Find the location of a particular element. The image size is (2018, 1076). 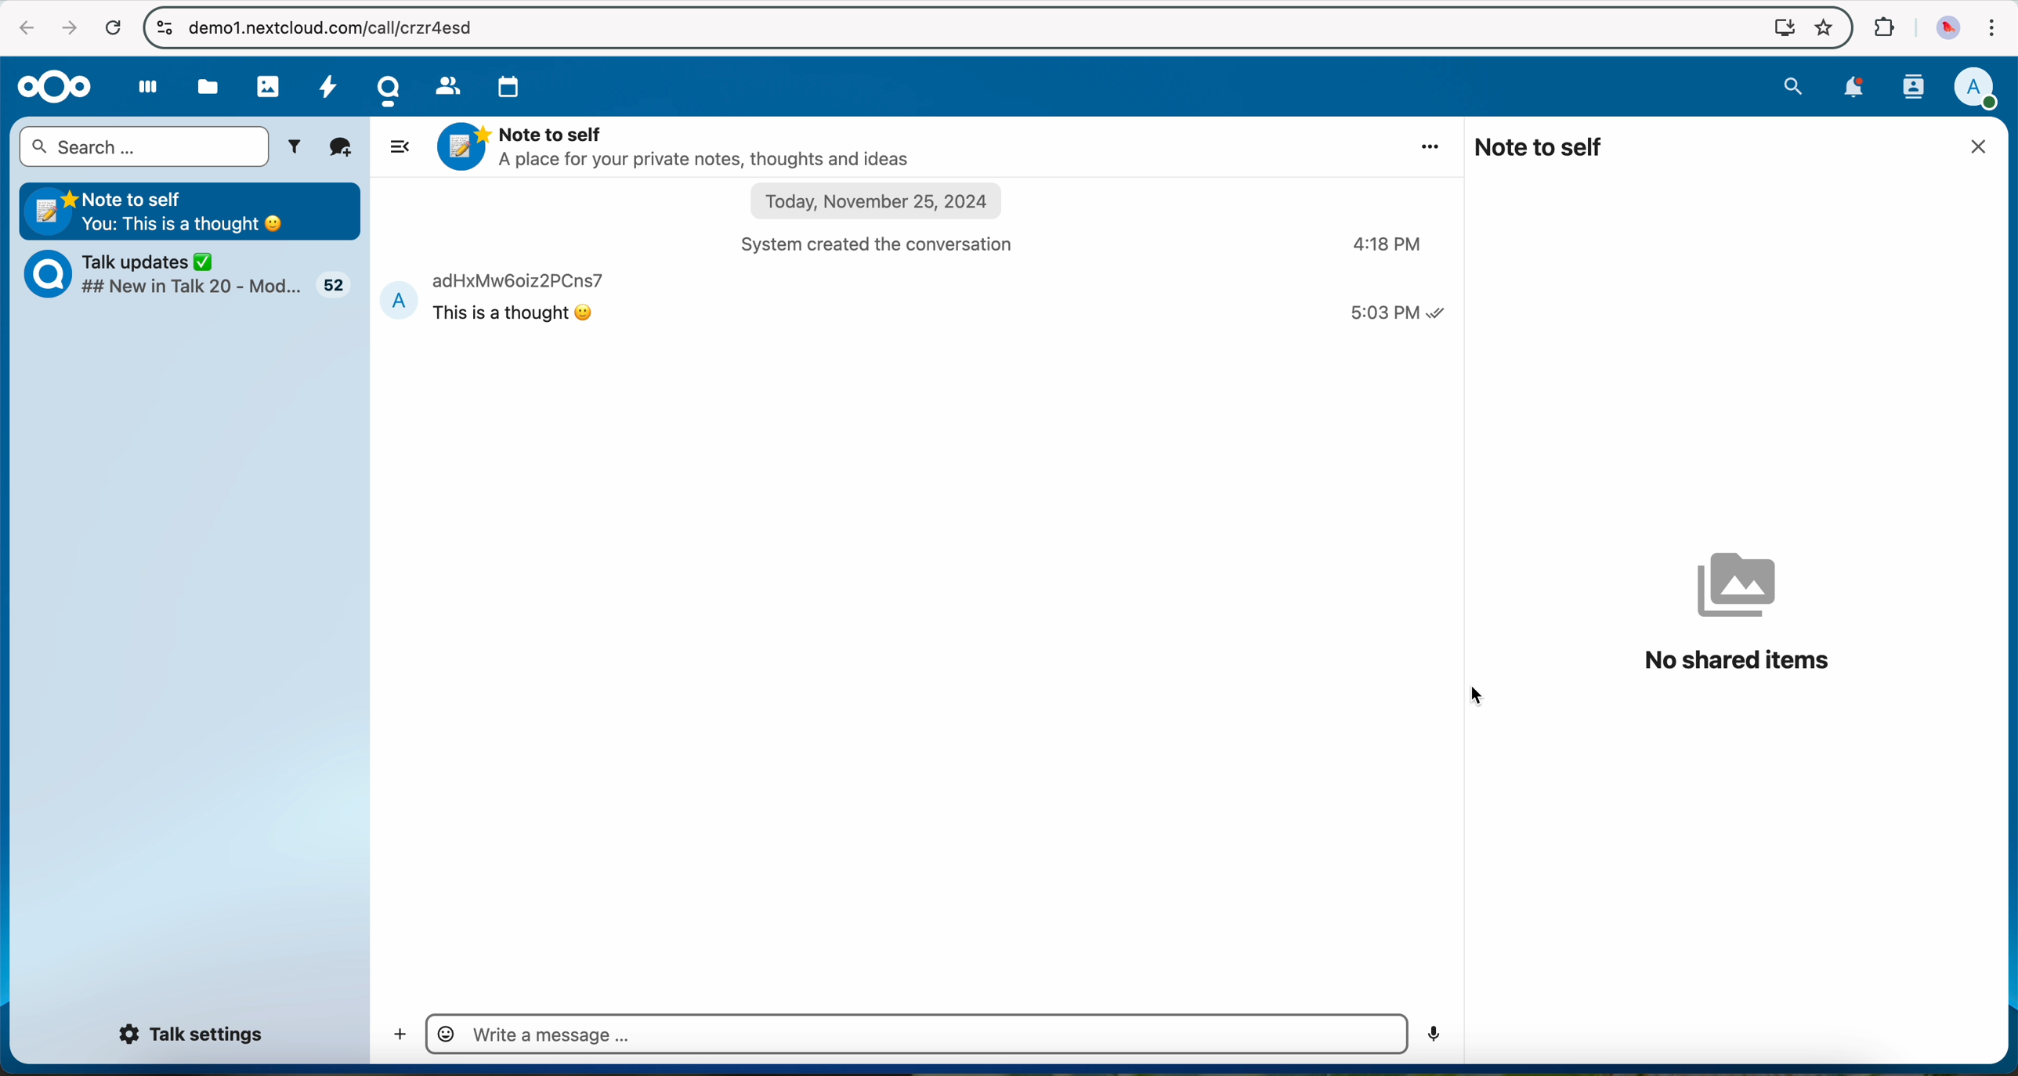

no shared items is located at coordinates (1738, 612).